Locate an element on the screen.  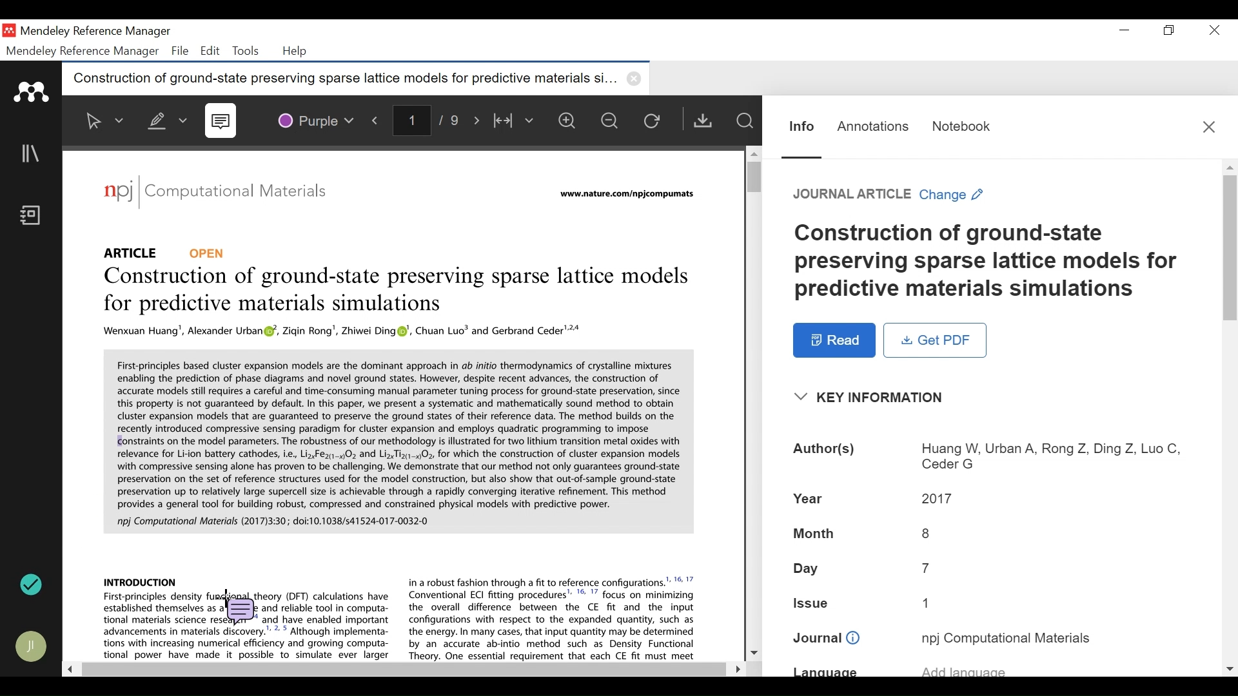
Scroll up is located at coordinates (753, 151).